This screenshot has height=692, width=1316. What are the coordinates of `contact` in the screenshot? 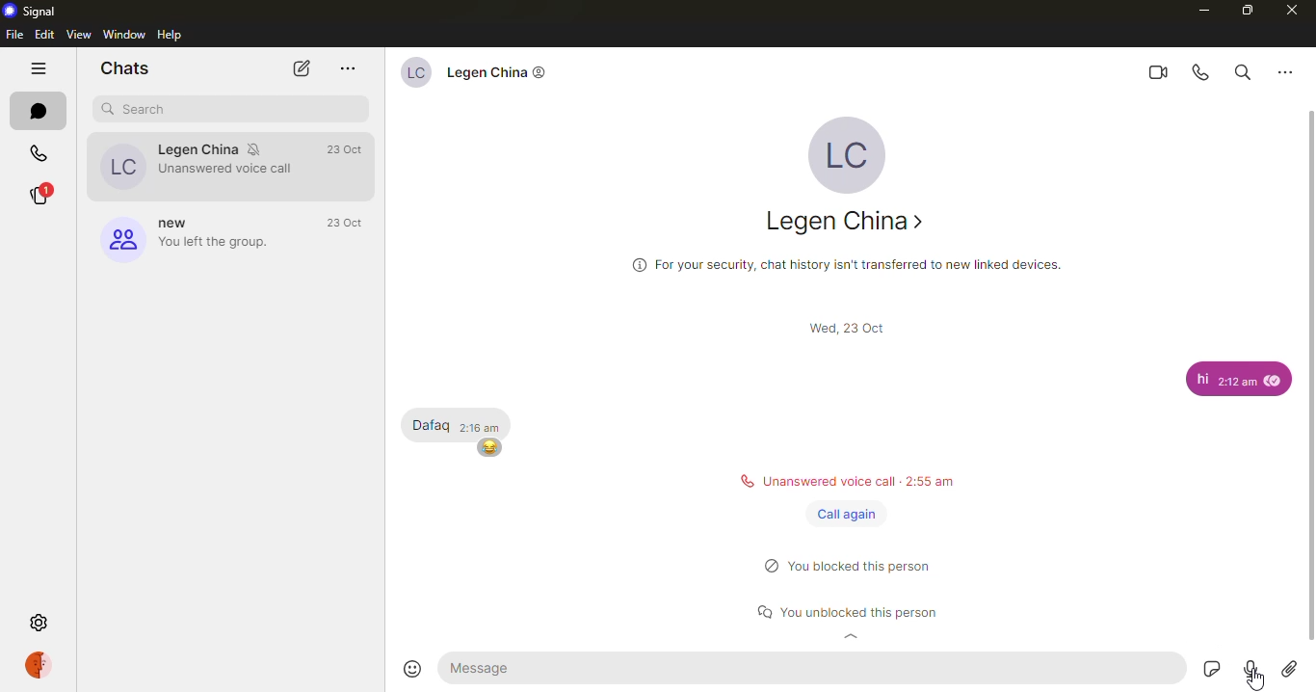 It's located at (229, 147).